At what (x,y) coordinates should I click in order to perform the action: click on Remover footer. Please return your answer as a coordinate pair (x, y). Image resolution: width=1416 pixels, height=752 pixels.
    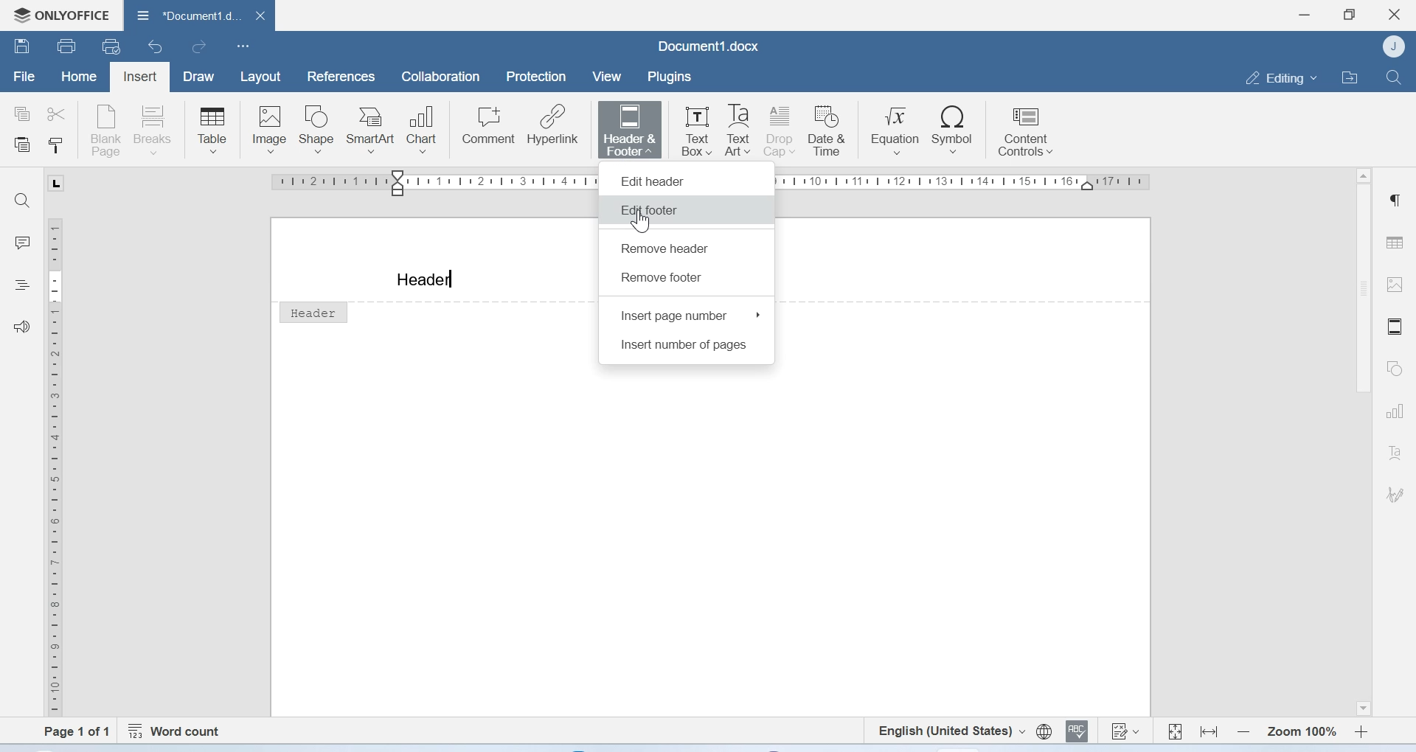
    Looking at the image, I should click on (664, 277).